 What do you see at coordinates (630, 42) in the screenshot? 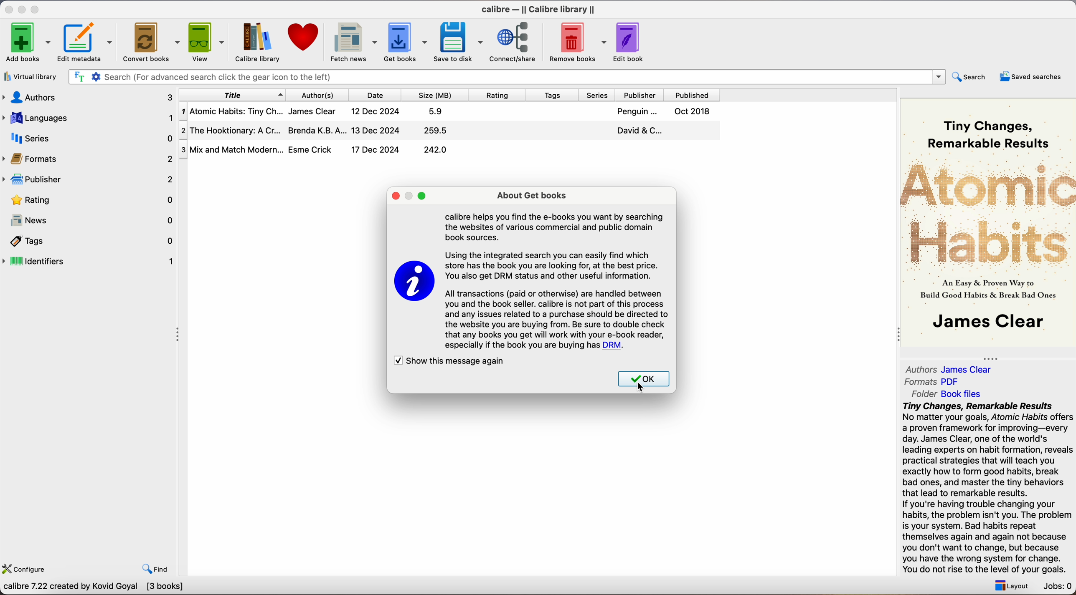
I see `edit book` at bounding box center [630, 42].